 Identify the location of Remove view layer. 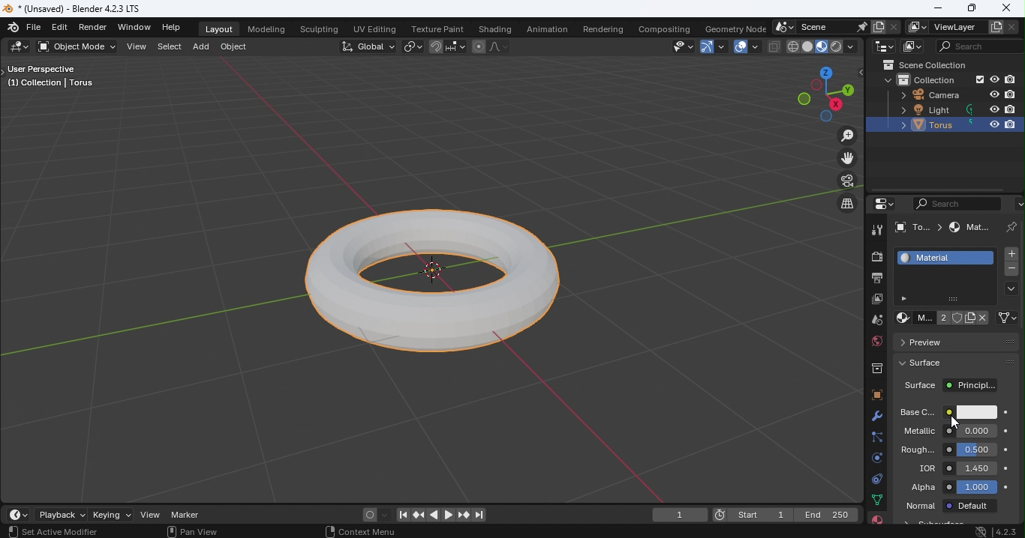
(1014, 27).